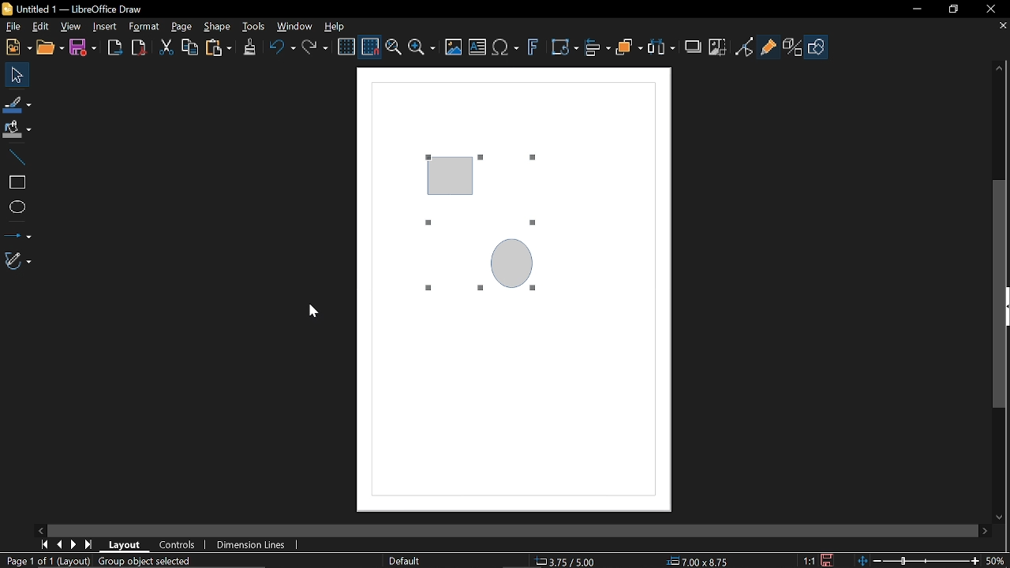  Describe the element at coordinates (181, 28) in the screenshot. I see `Page` at that location.